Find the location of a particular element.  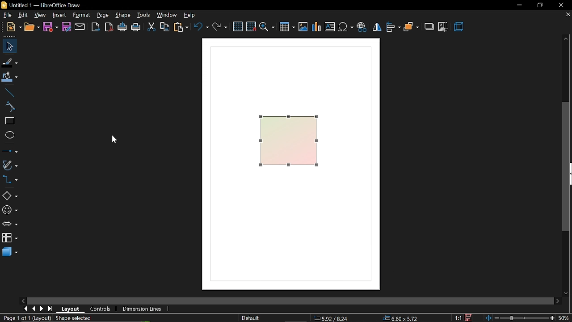

rectangle is located at coordinates (8, 121).